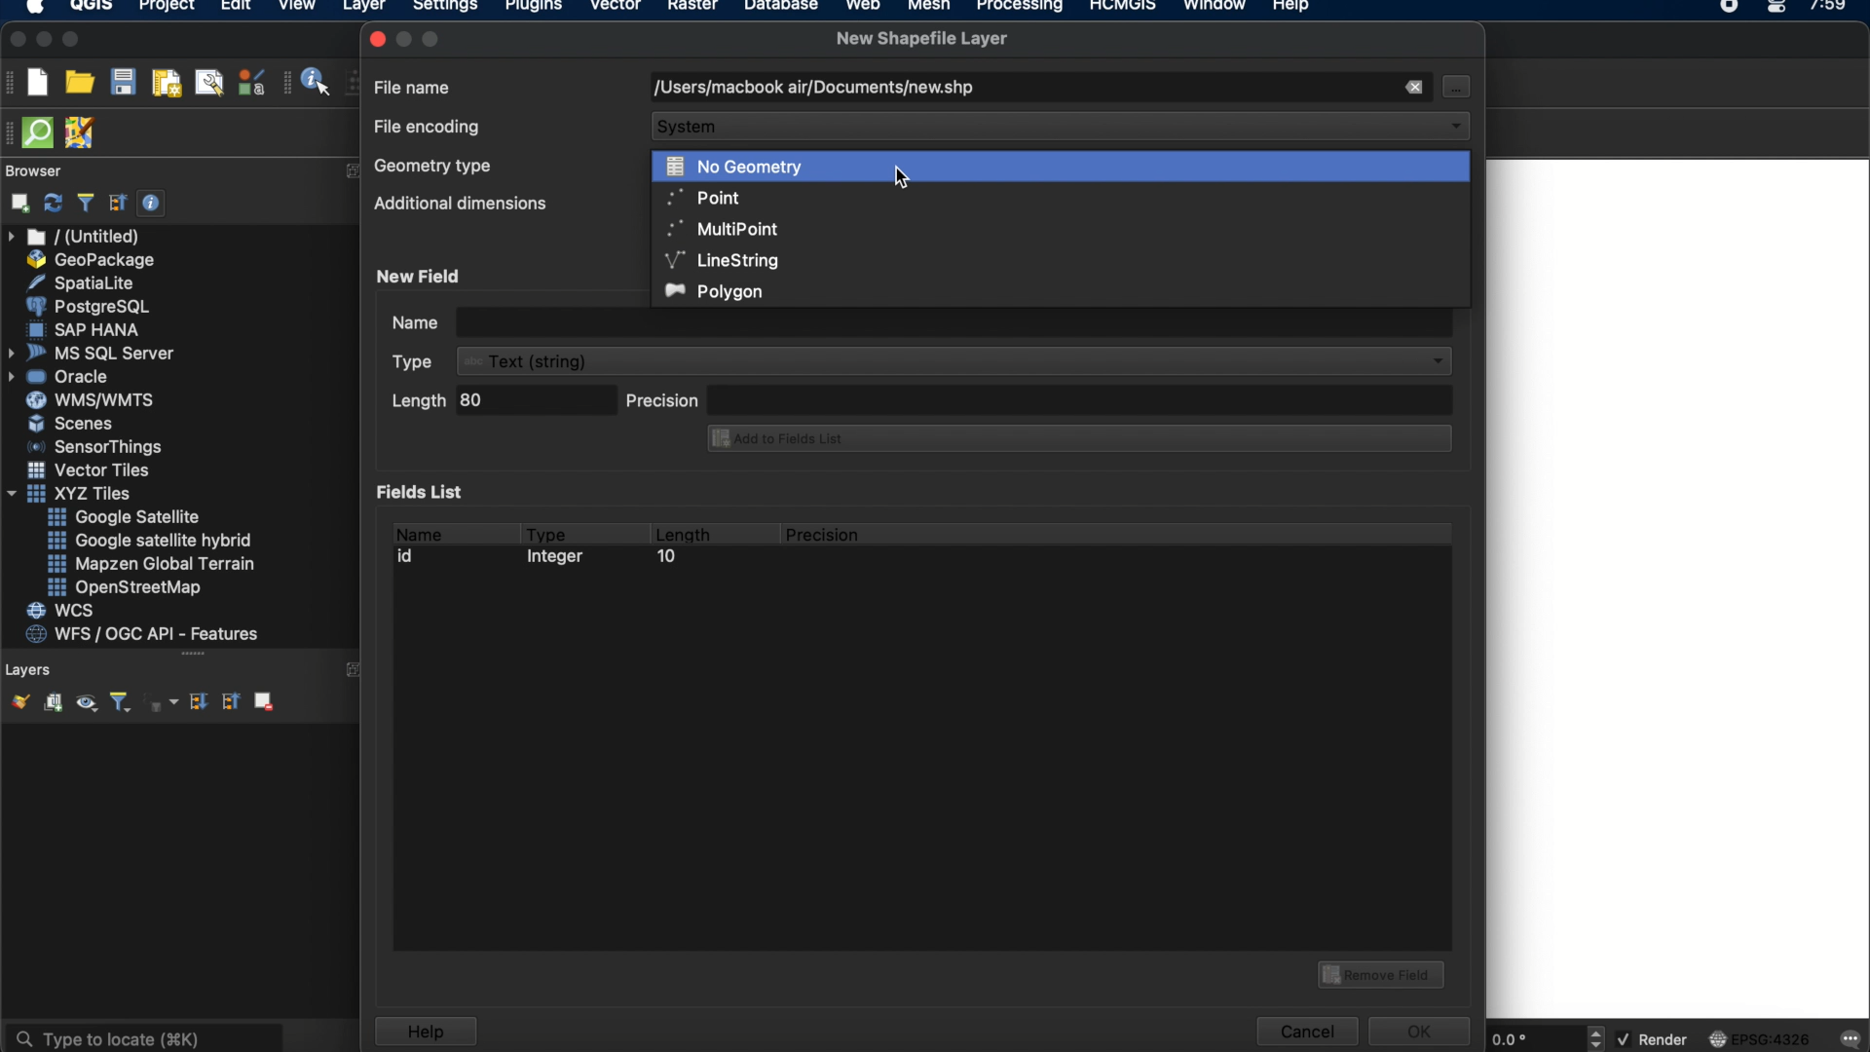 Image resolution: width=1870 pixels, height=1052 pixels. I want to click on untitled, so click(76, 237).